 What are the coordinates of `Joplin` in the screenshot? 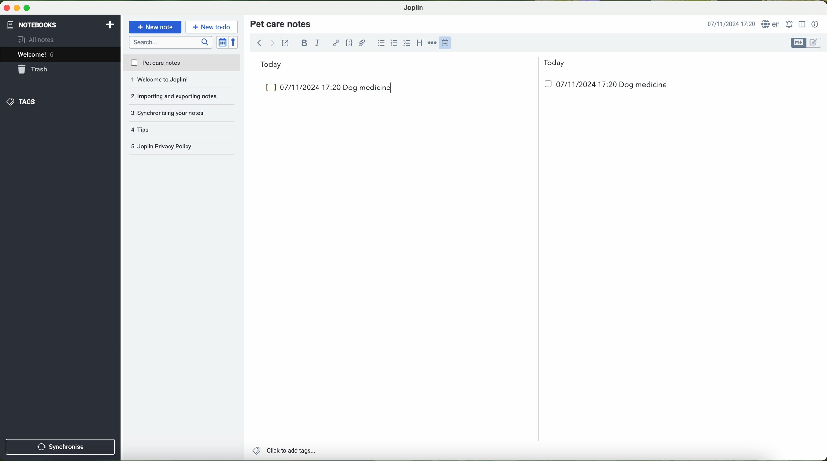 It's located at (414, 7).